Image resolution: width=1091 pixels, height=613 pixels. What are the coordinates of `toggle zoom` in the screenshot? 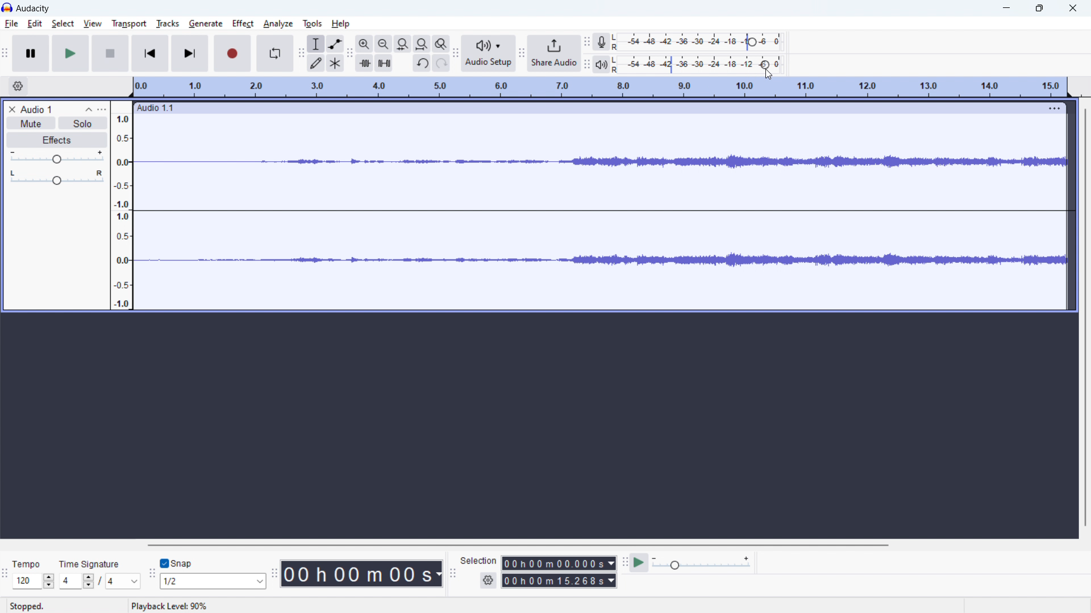 It's located at (440, 43).